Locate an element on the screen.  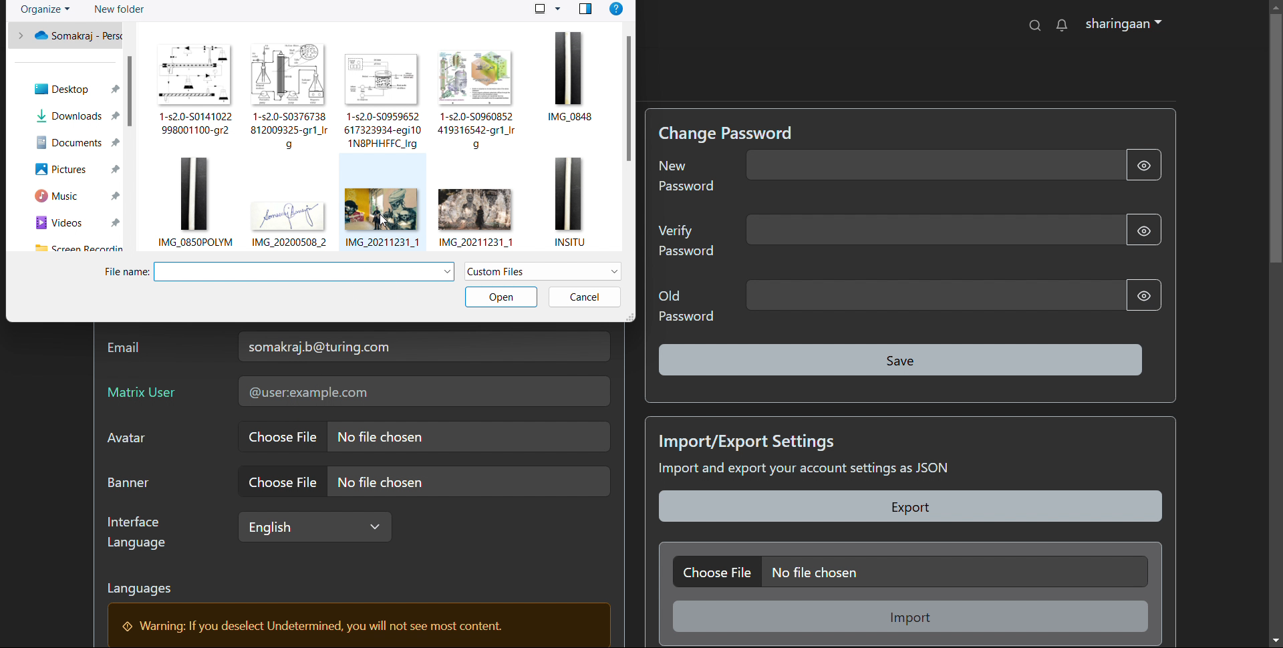
help is located at coordinates (616, 9).